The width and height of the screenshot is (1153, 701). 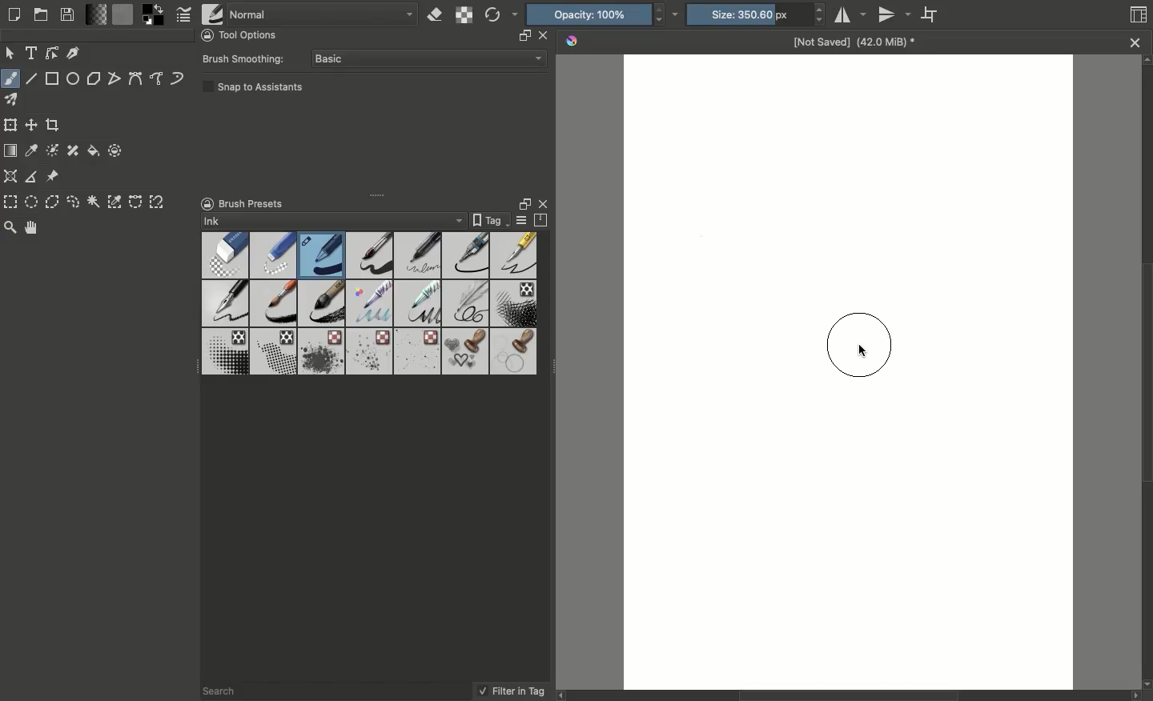 What do you see at coordinates (247, 59) in the screenshot?
I see `Brush smoothing` at bounding box center [247, 59].